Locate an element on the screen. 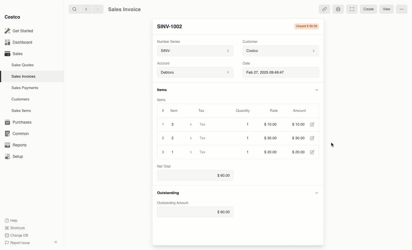  ‘Sales Payments is located at coordinates (25, 87).